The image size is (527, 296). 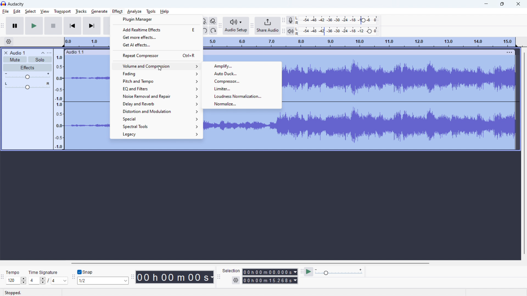 What do you see at coordinates (53, 26) in the screenshot?
I see `stop` at bounding box center [53, 26].